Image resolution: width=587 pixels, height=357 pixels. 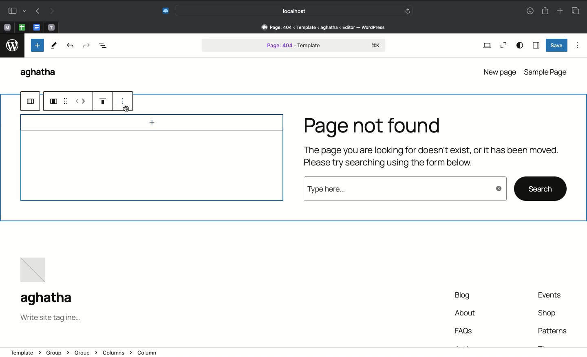 What do you see at coordinates (12, 46) in the screenshot?
I see `logo` at bounding box center [12, 46].